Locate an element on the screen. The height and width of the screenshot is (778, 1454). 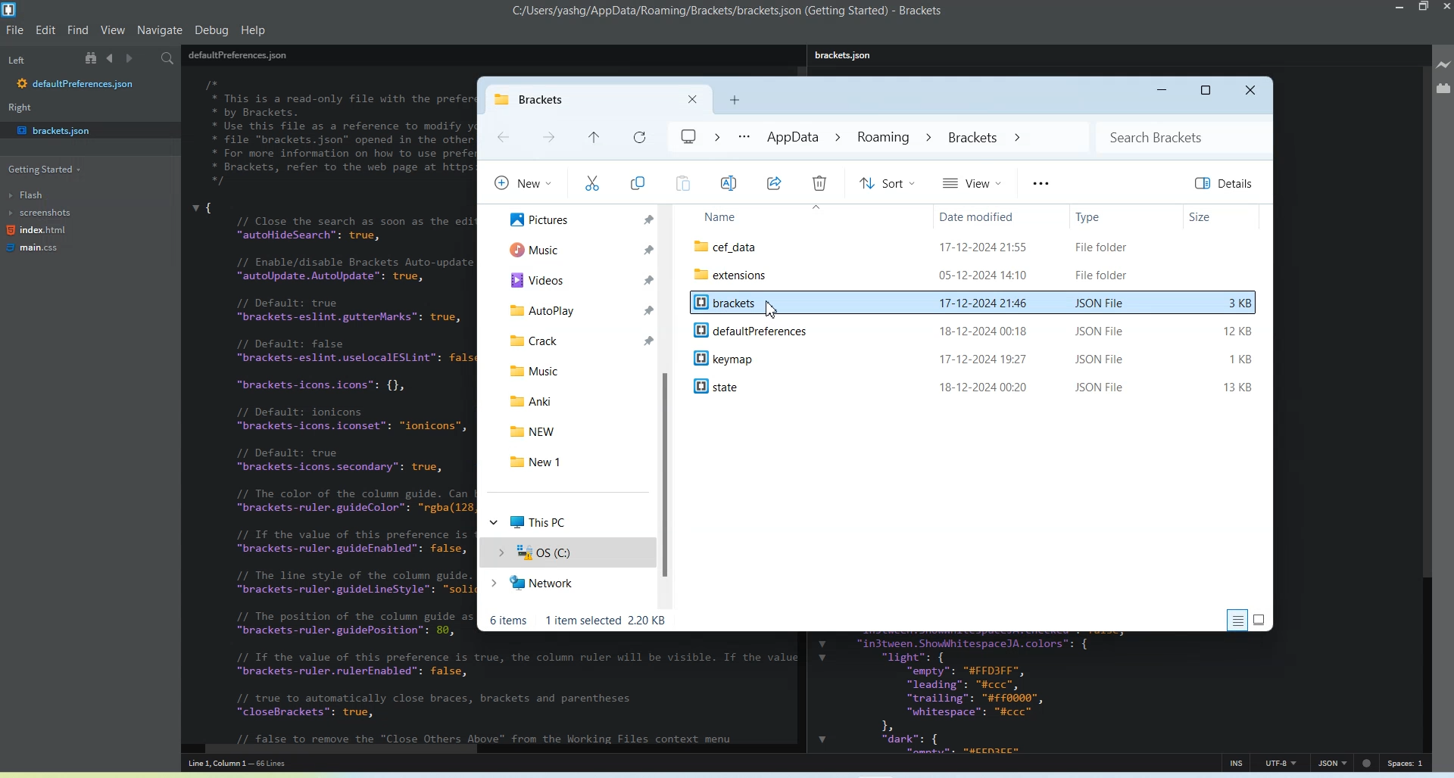
Network is located at coordinates (566, 585).